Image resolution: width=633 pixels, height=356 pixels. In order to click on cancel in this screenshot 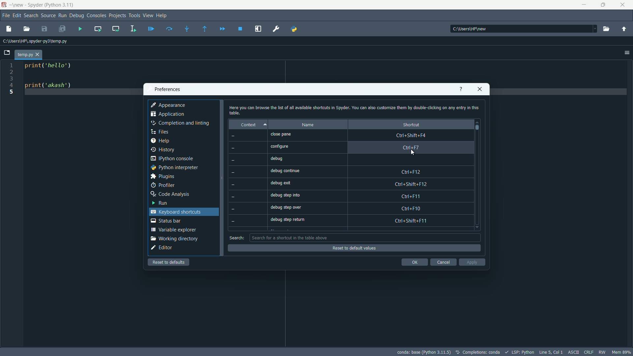, I will do `click(442, 262)`.